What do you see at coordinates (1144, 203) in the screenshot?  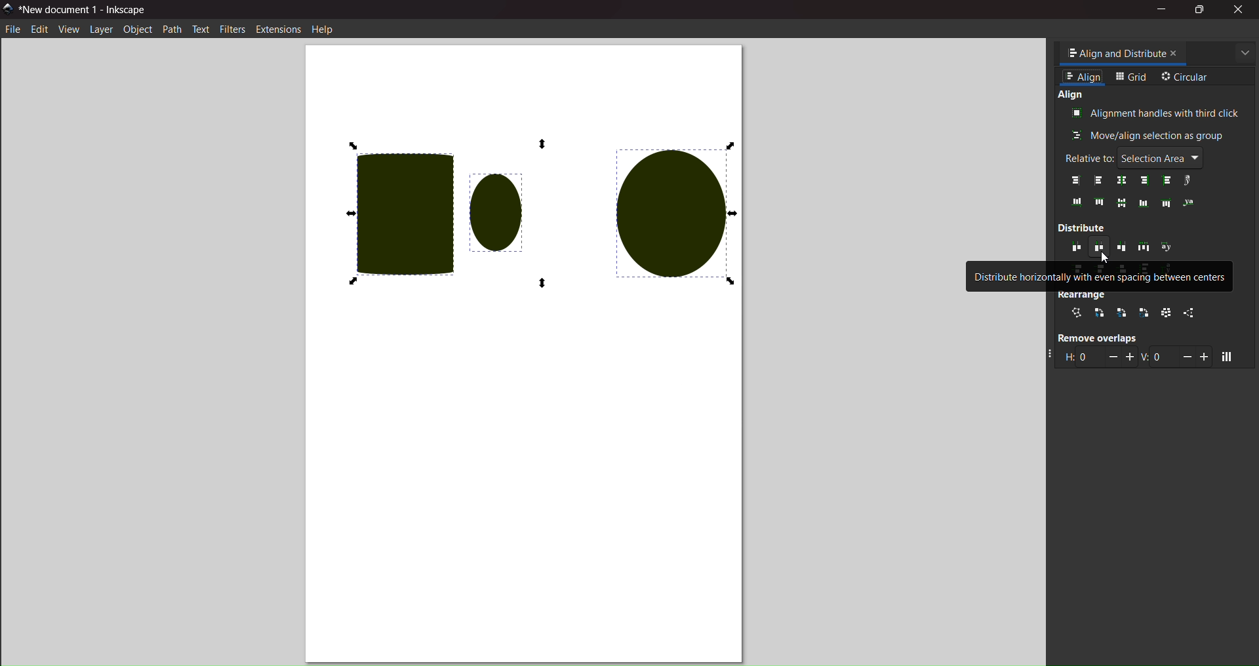 I see `align bottom` at bounding box center [1144, 203].